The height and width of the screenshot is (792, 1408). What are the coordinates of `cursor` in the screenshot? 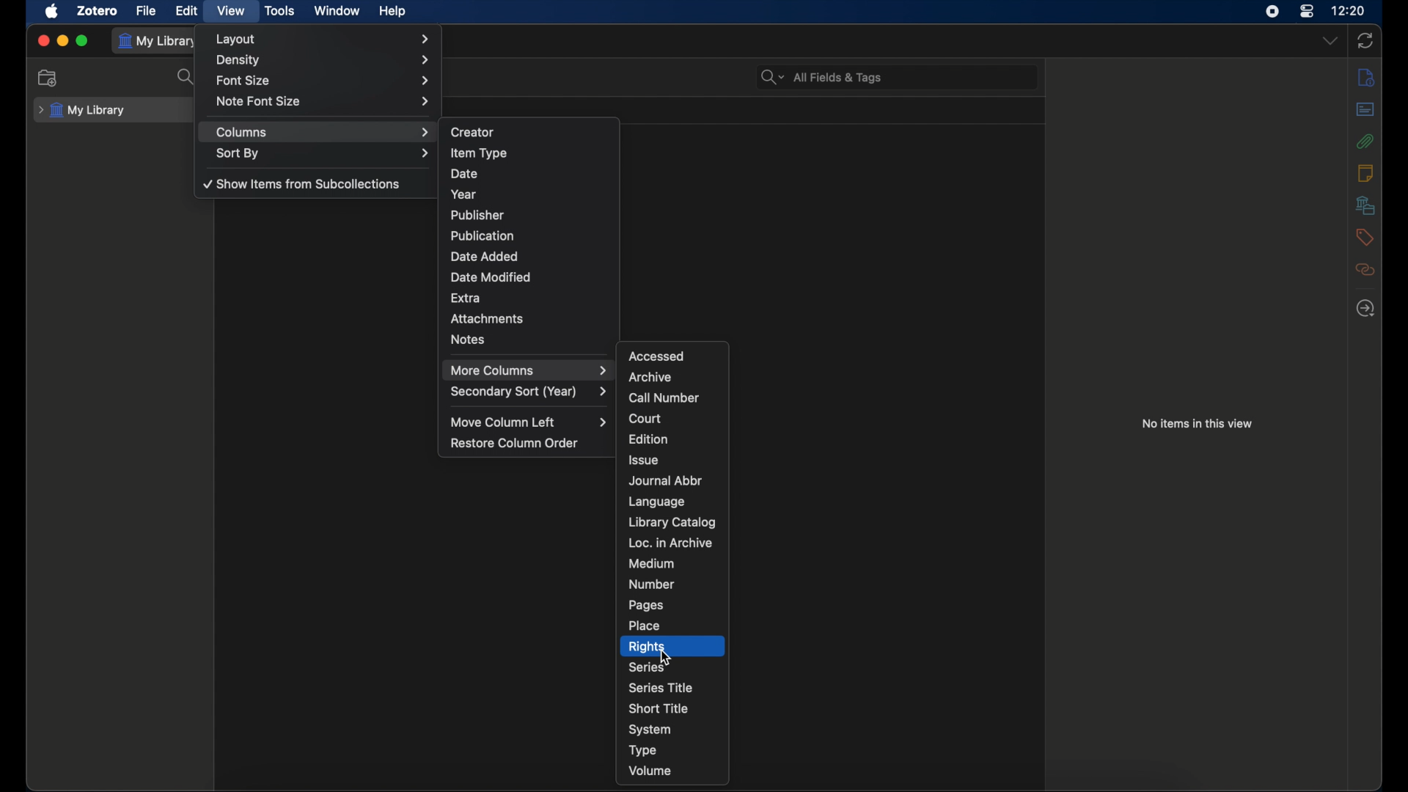 It's located at (667, 656).